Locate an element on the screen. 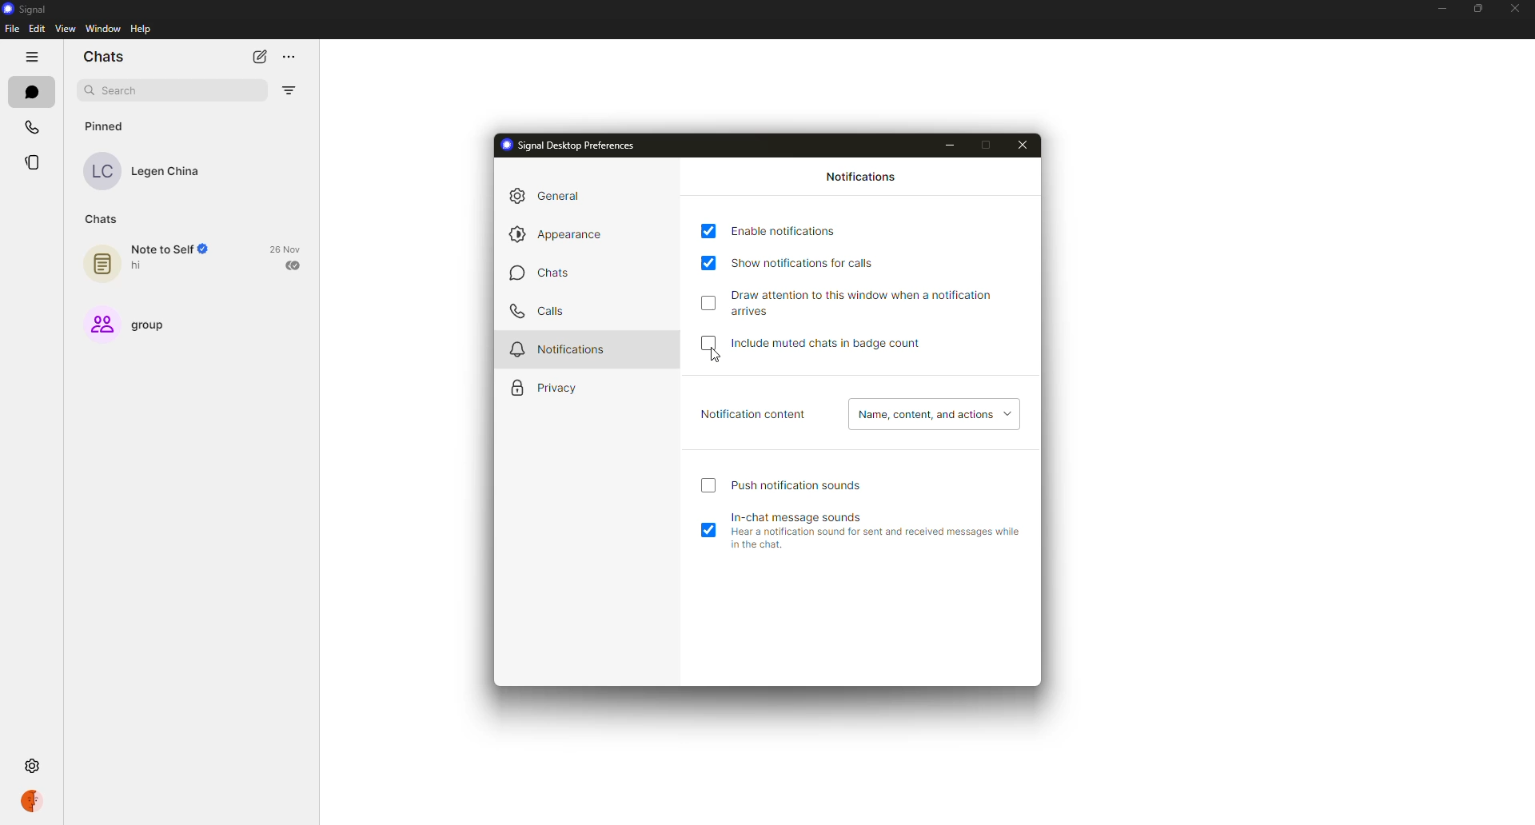  appearance is located at coordinates (561, 234).